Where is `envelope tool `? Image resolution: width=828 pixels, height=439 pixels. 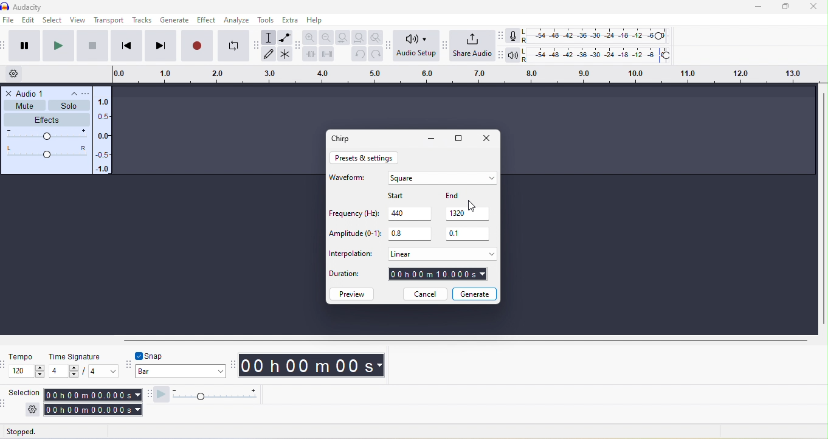
envelope tool  is located at coordinates (286, 36).